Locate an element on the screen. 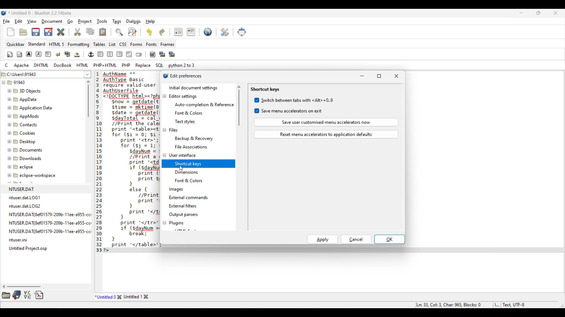  Files setting is located at coordinates (173, 130).